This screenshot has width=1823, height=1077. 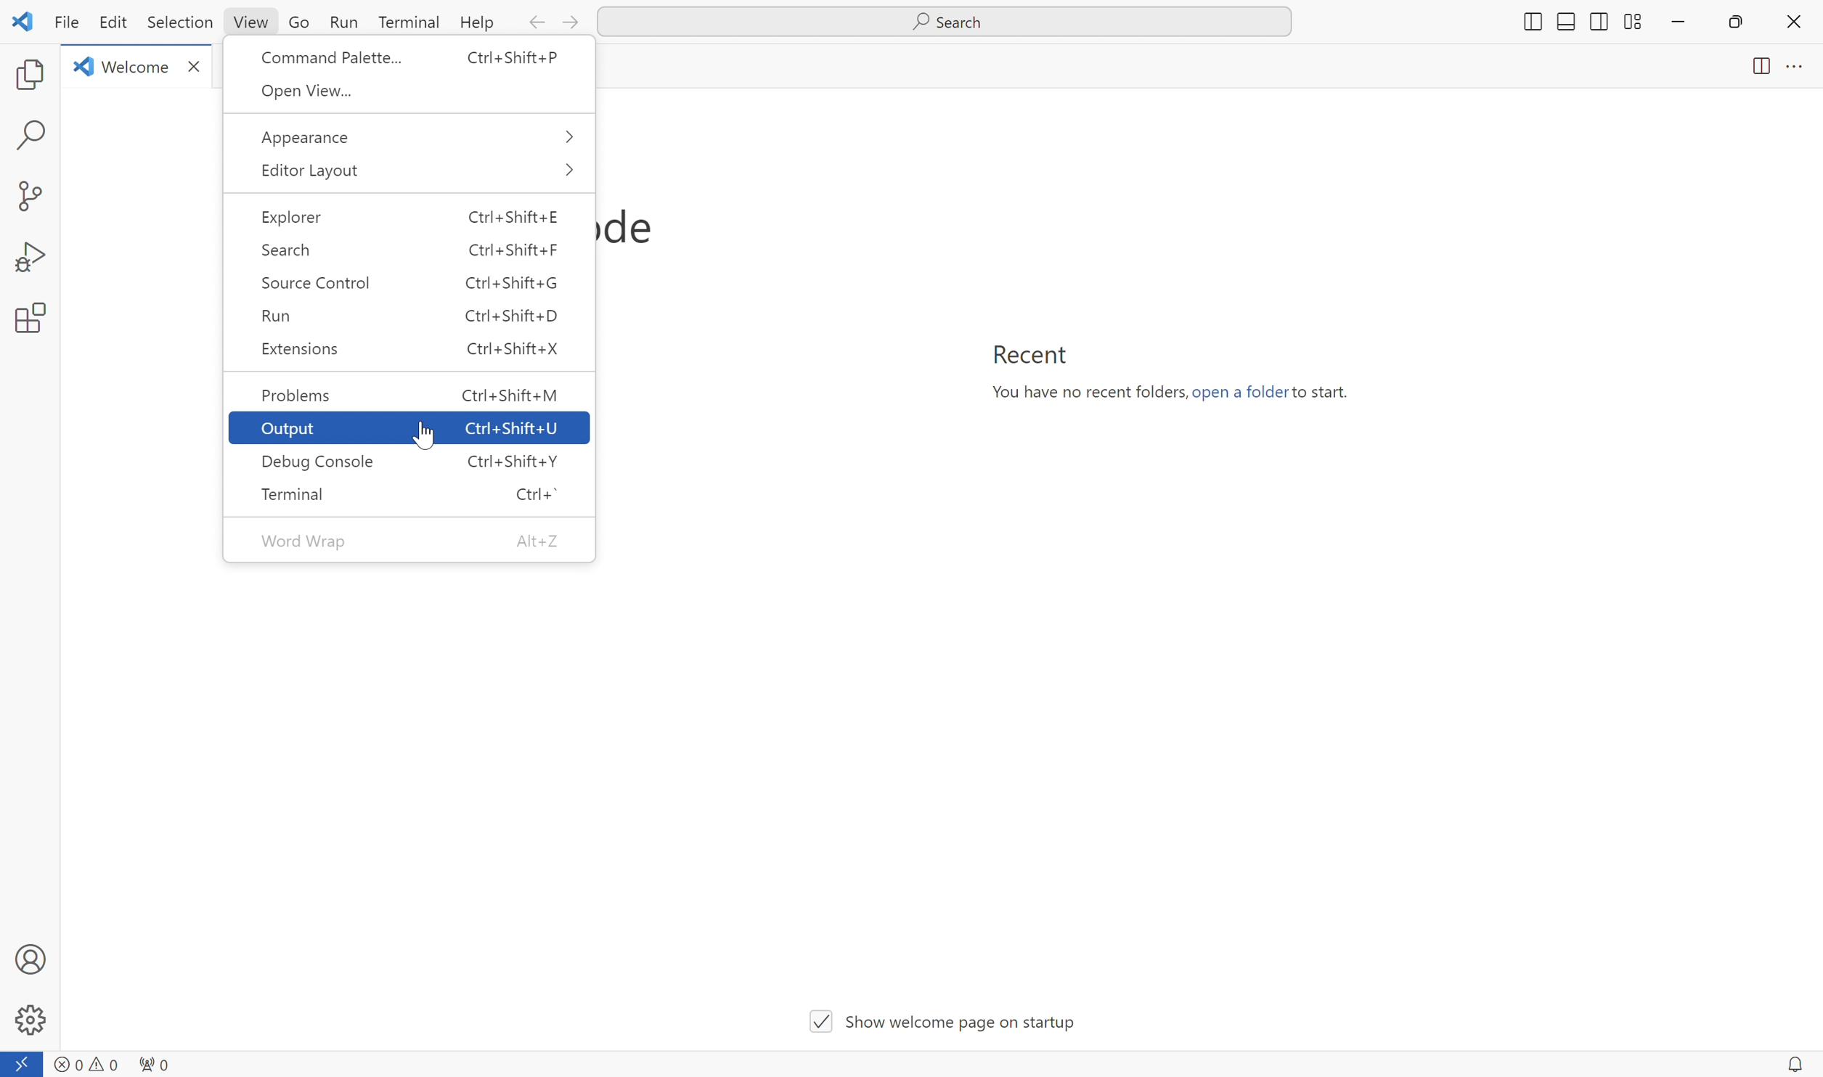 I want to click on welcome, so click(x=139, y=67).